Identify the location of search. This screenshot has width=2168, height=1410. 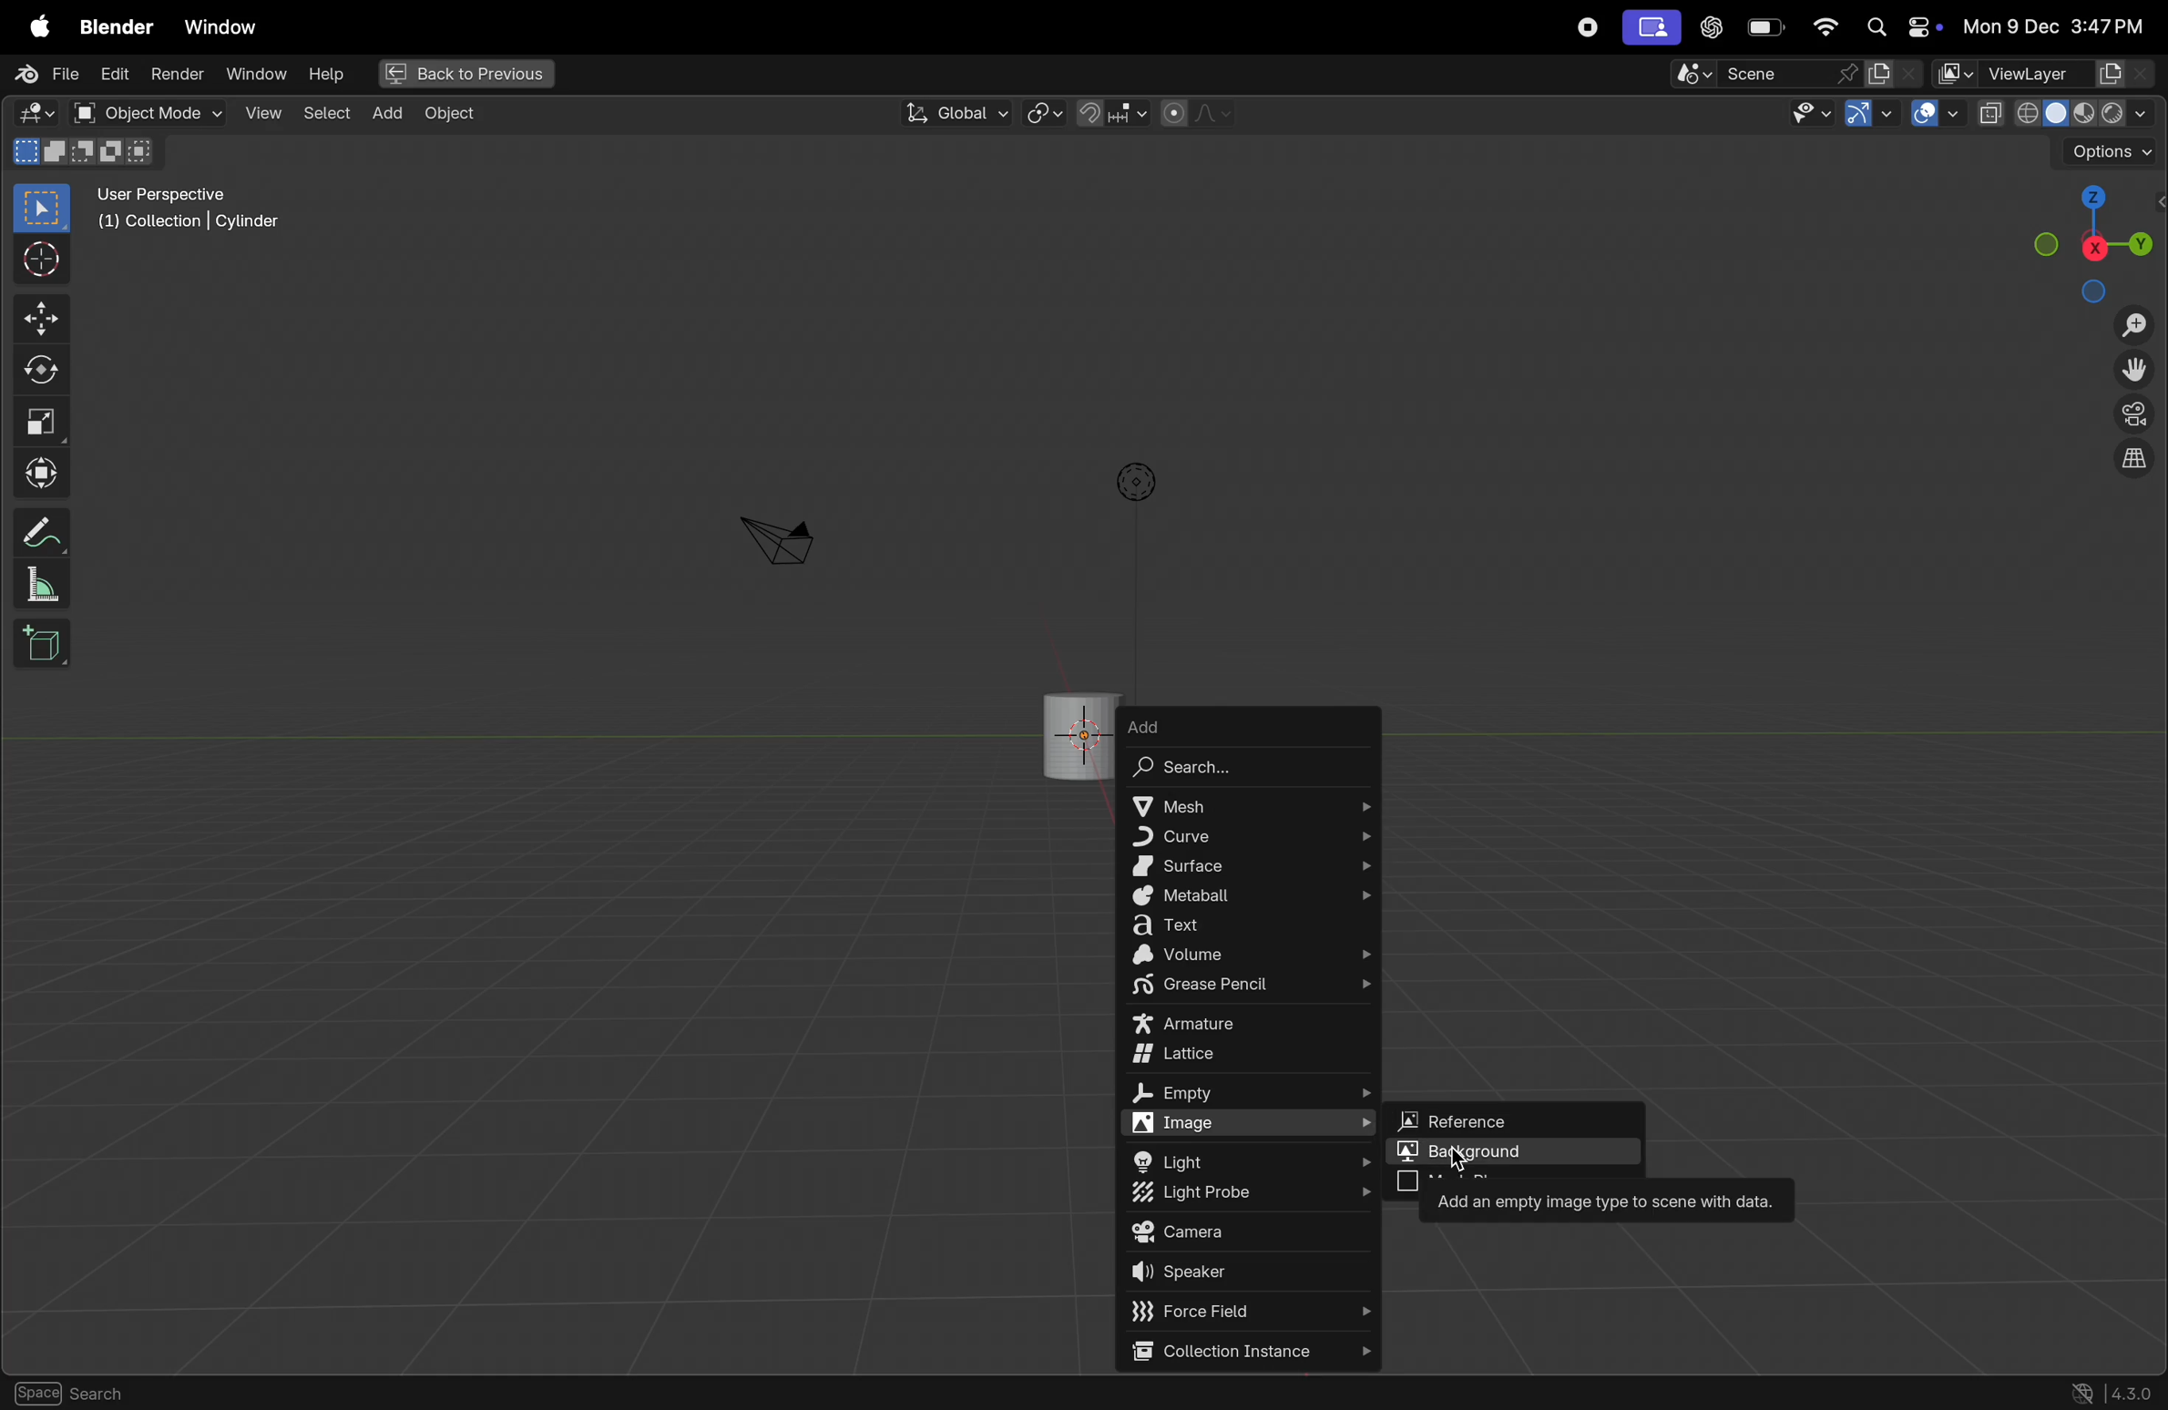
(1225, 770).